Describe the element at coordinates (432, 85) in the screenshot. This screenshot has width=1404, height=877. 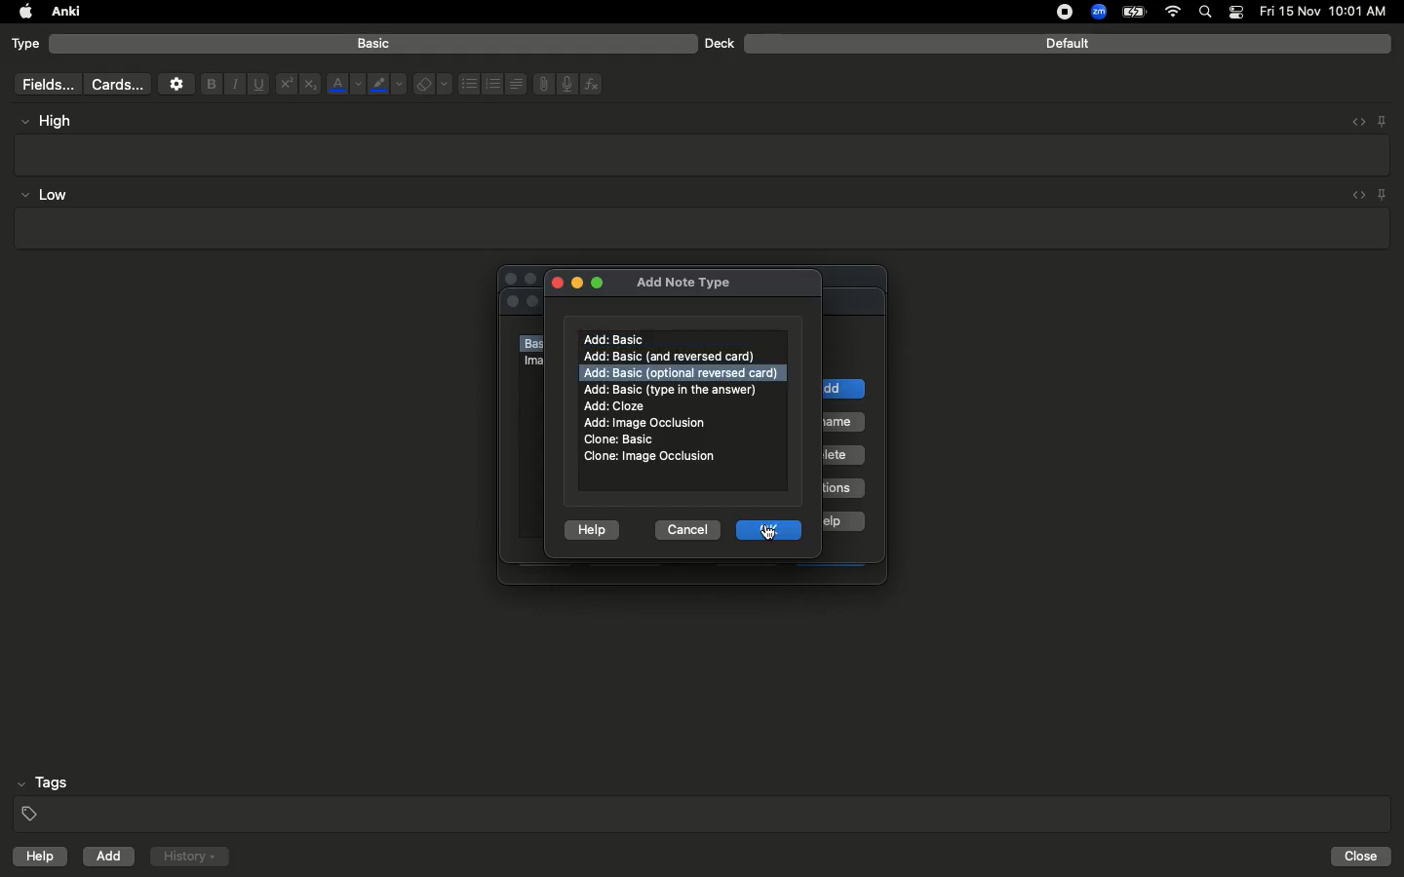
I see `Eraser` at that location.